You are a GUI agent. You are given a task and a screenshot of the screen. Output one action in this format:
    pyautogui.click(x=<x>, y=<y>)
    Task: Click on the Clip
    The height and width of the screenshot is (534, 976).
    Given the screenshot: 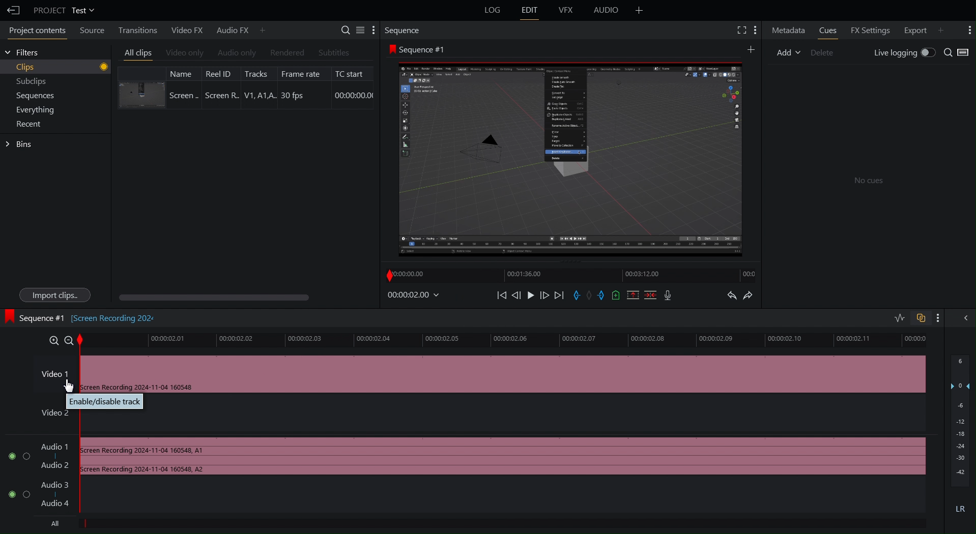 What is the action you would take?
    pyautogui.click(x=245, y=87)
    